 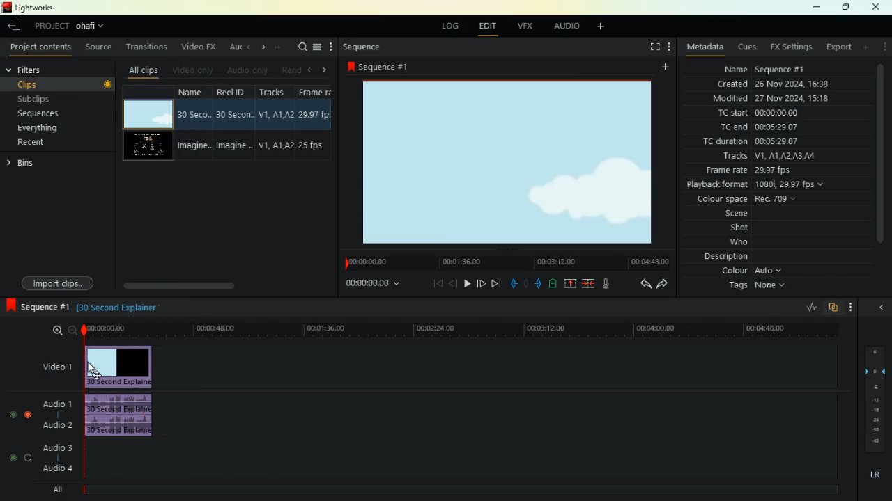 I want to click on back, so click(x=641, y=283).